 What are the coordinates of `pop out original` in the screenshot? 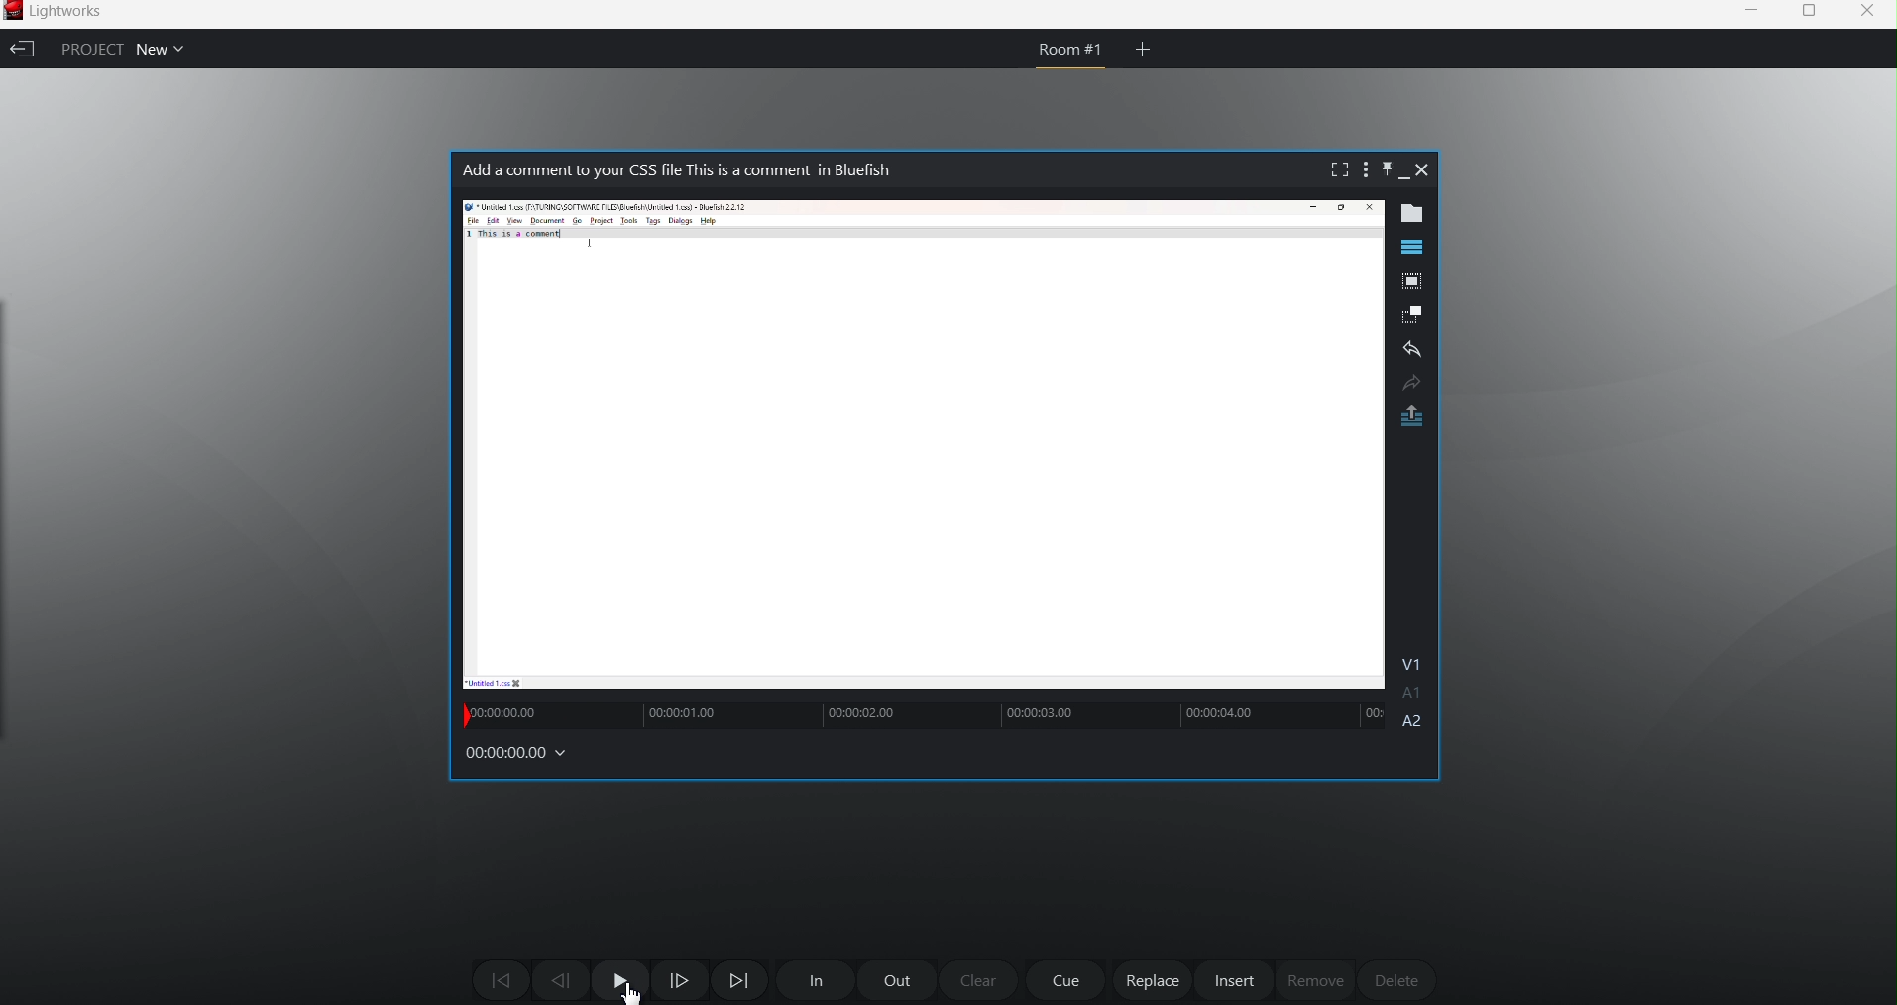 It's located at (1413, 418).